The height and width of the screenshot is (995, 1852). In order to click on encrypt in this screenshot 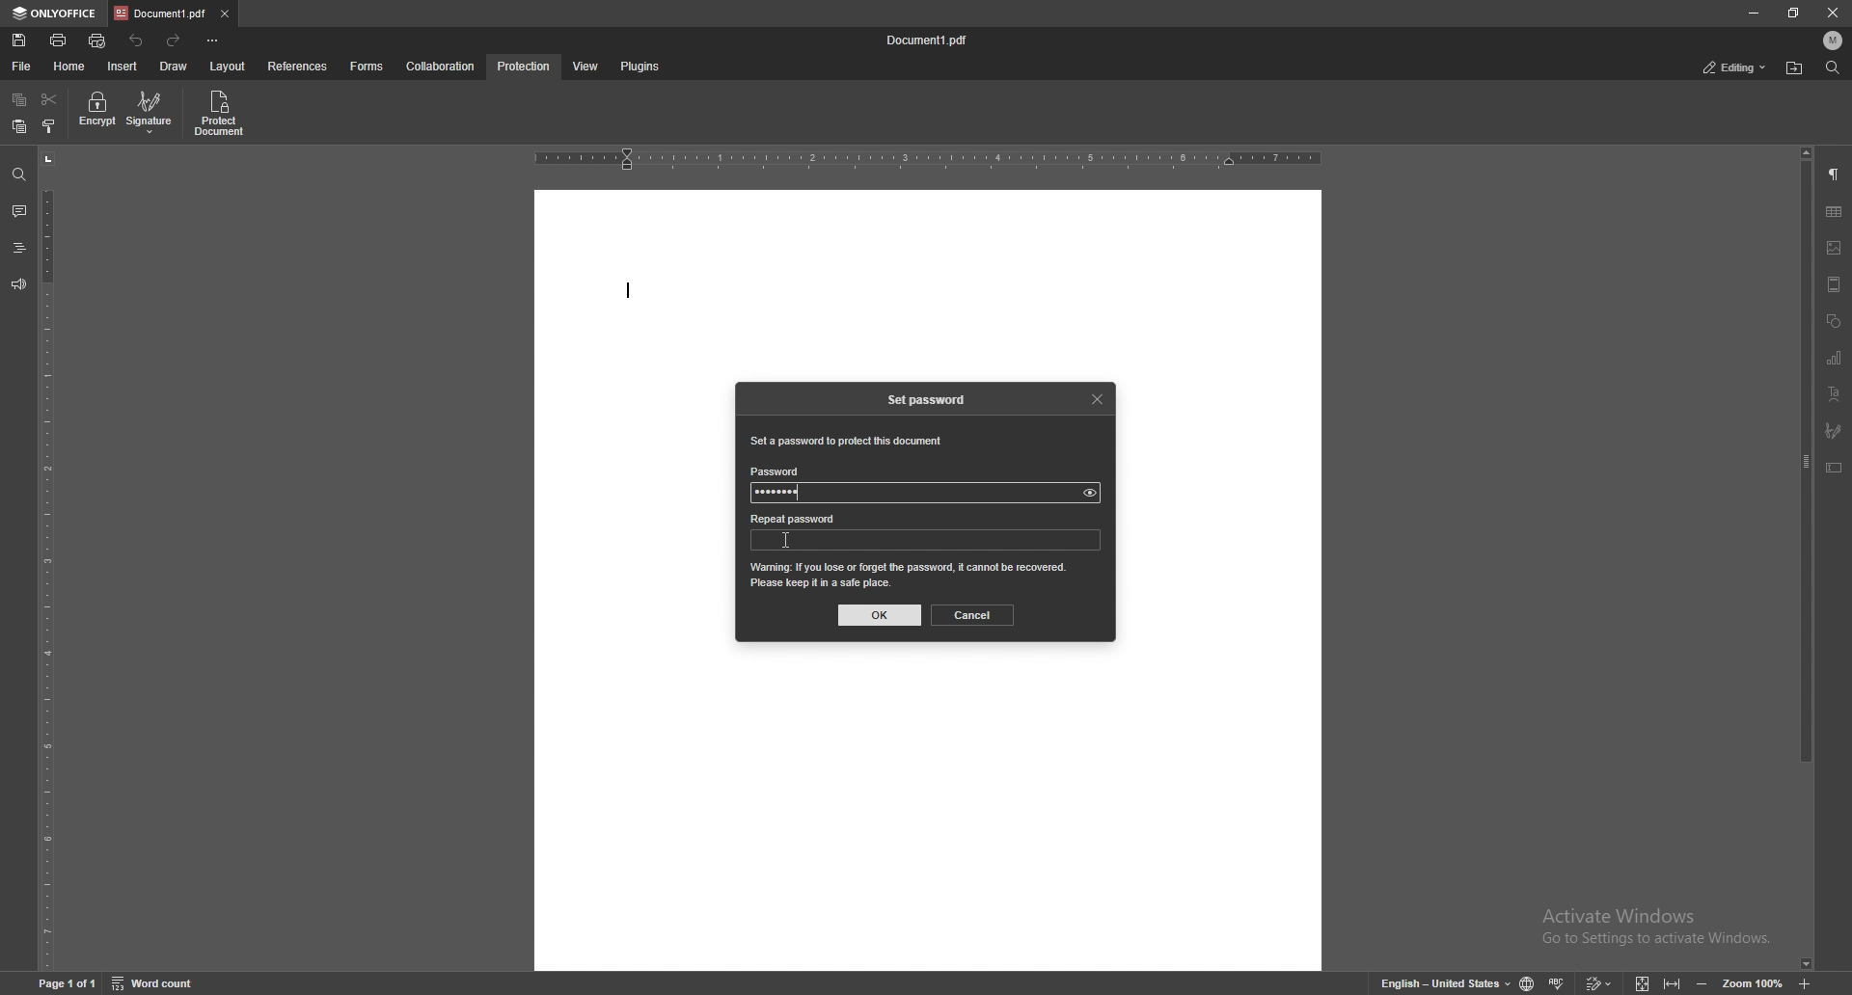, I will do `click(99, 113)`.